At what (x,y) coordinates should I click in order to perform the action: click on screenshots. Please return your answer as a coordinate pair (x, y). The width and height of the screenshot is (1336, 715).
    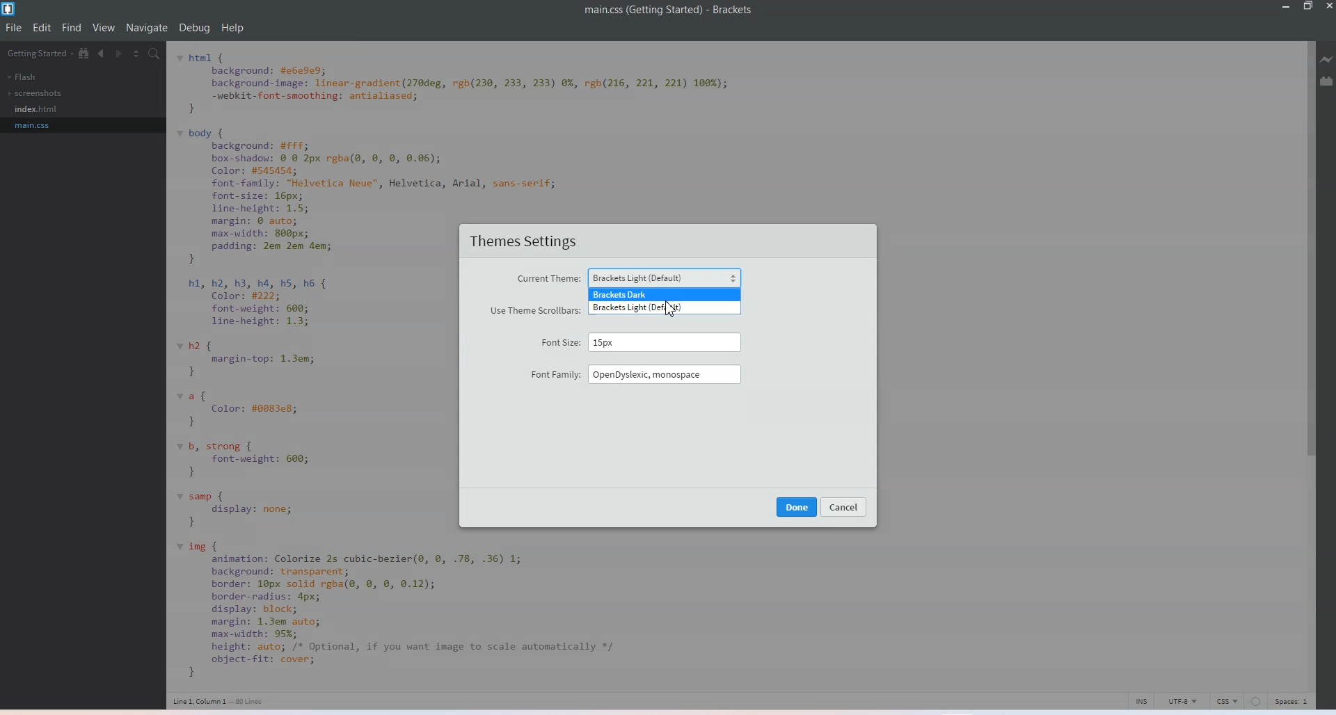
    Looking at the image, I should click on (37, 93).